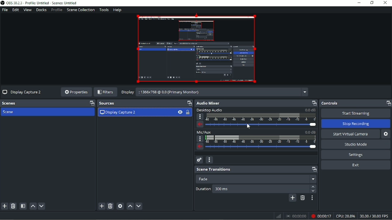 Image resolution: width=392 pixels, height=220 pixels. I want to click on Mic/AUX slider, so click(256, 141).